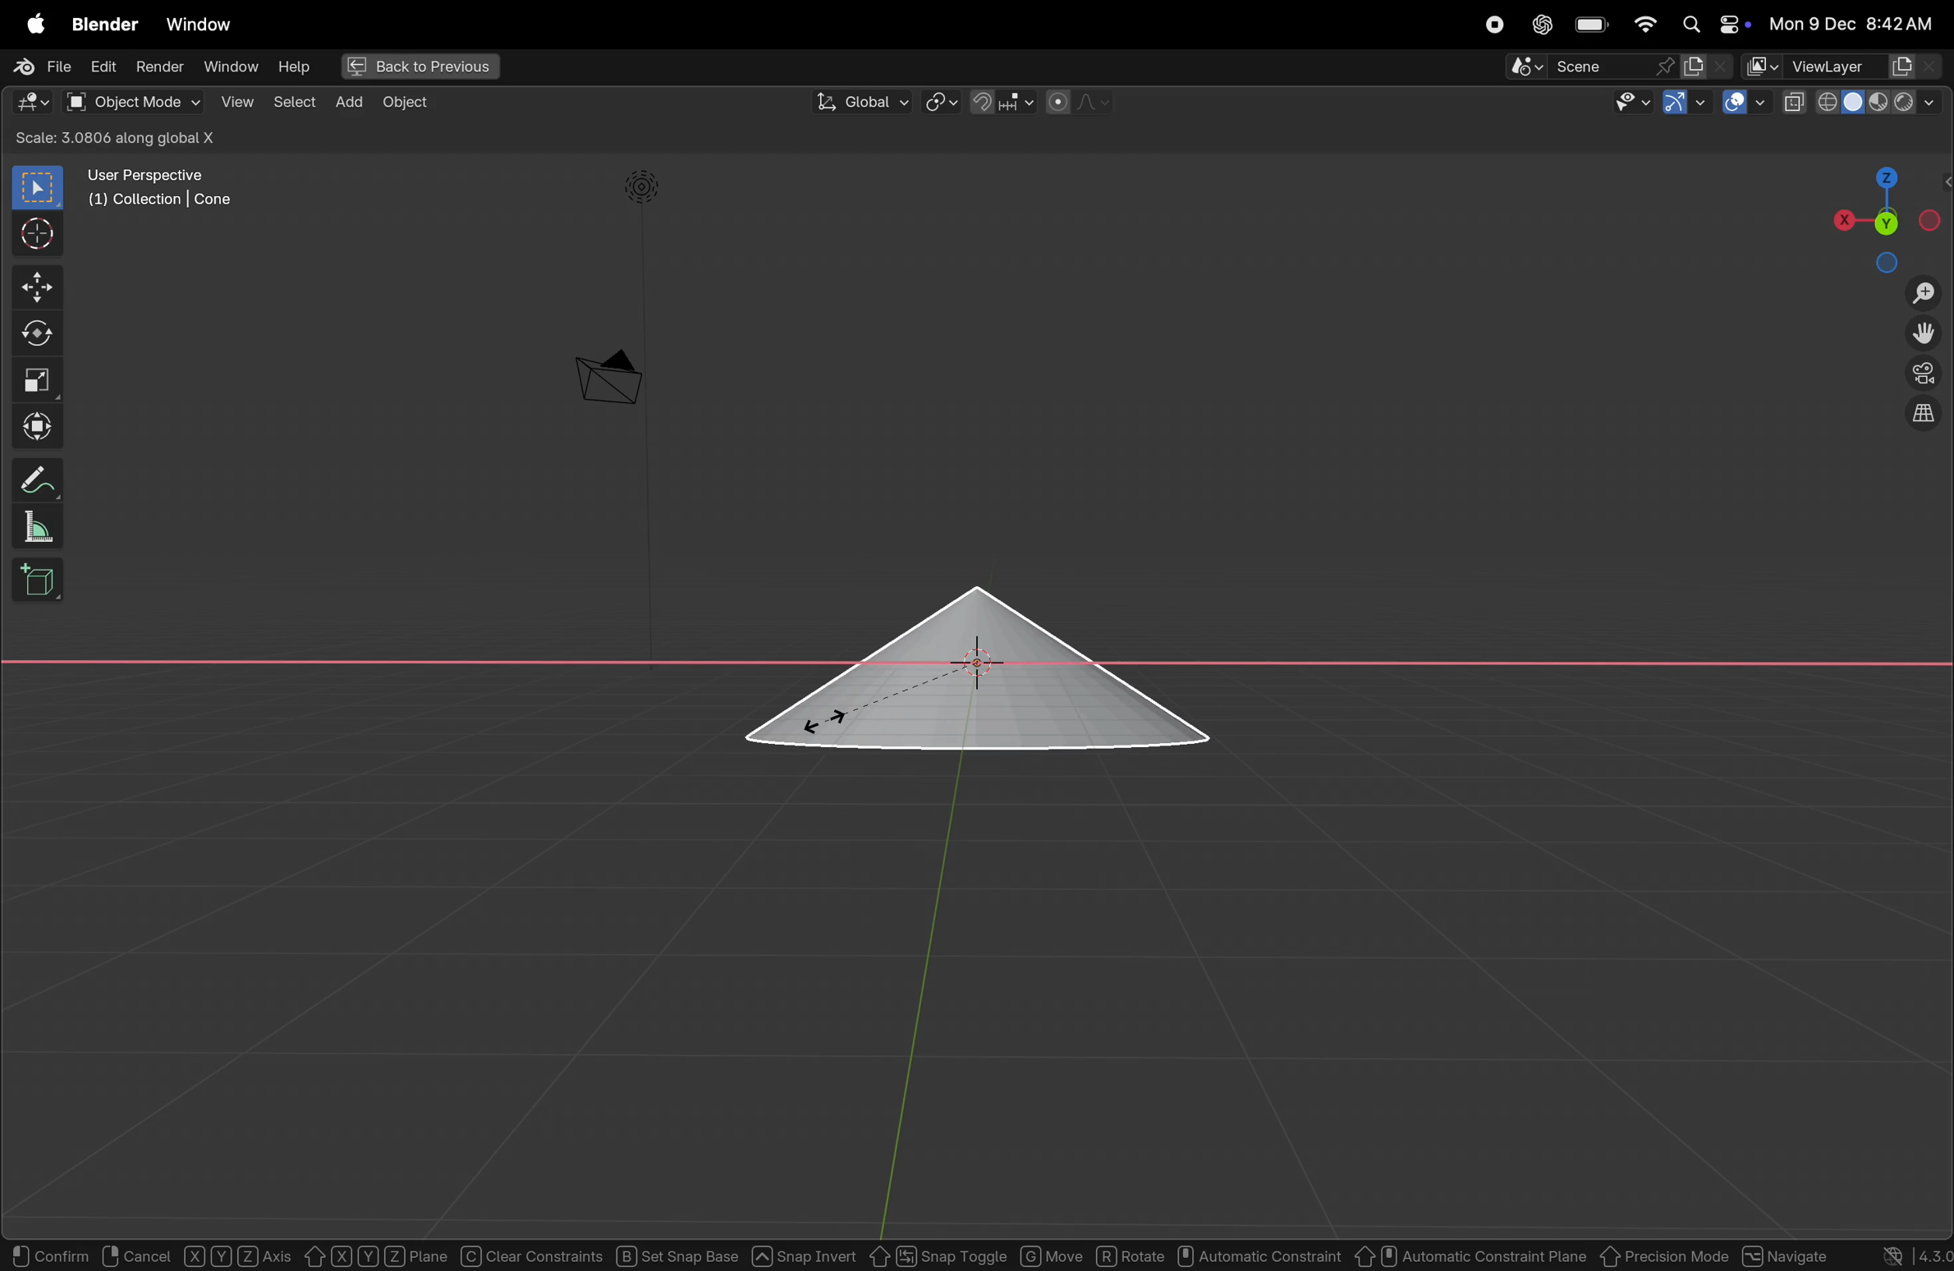 Image resolution: width=1954 pixels, height=1271 pixels. Describe the element at coordinates (608, 378) in the screenshot. I see `camera perspetive` at that location.